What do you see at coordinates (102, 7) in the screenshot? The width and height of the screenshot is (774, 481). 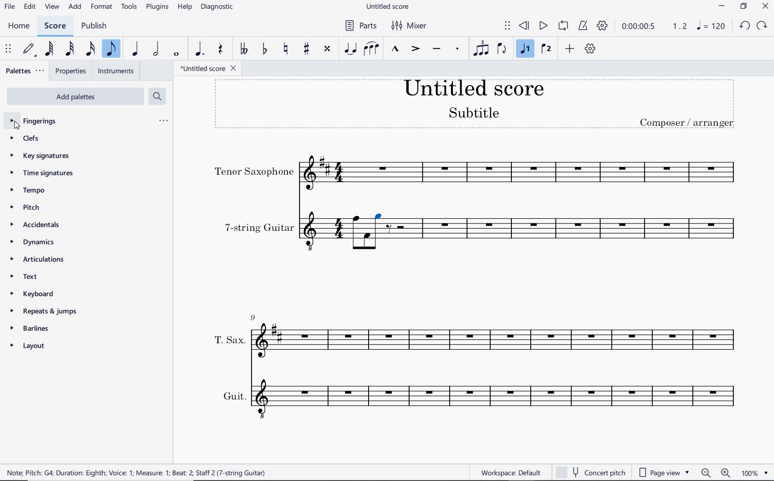 I see `FORMAT` at bounding box center [102, 7].